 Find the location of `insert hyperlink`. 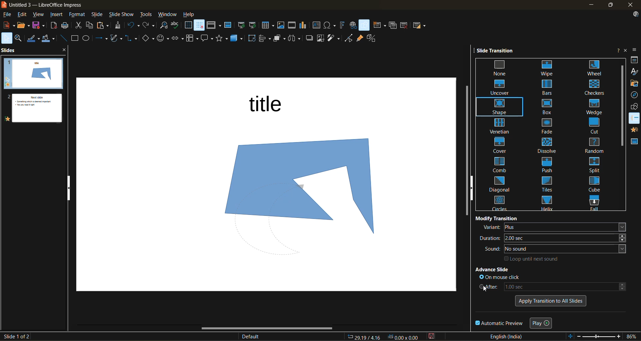

insert hyperlink is located at coordinates (354, 25).